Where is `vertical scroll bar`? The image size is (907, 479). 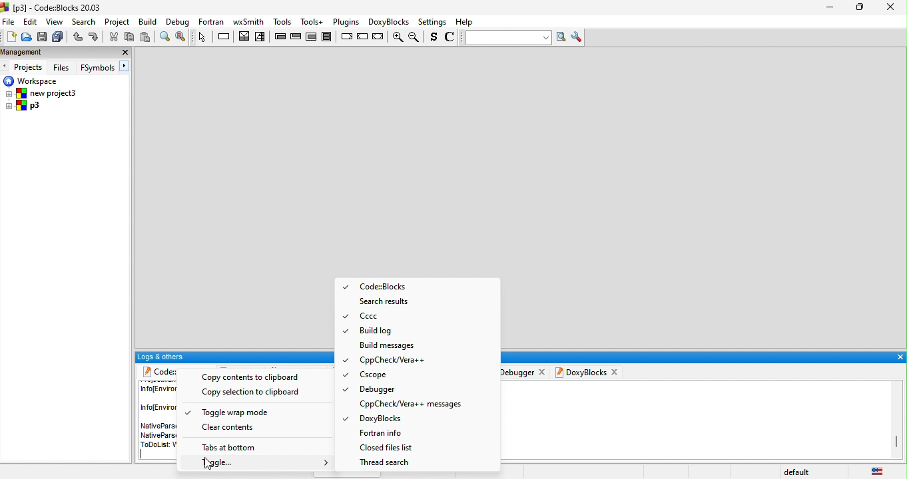
vertical scroll bar is located at coordinates (896, 441).